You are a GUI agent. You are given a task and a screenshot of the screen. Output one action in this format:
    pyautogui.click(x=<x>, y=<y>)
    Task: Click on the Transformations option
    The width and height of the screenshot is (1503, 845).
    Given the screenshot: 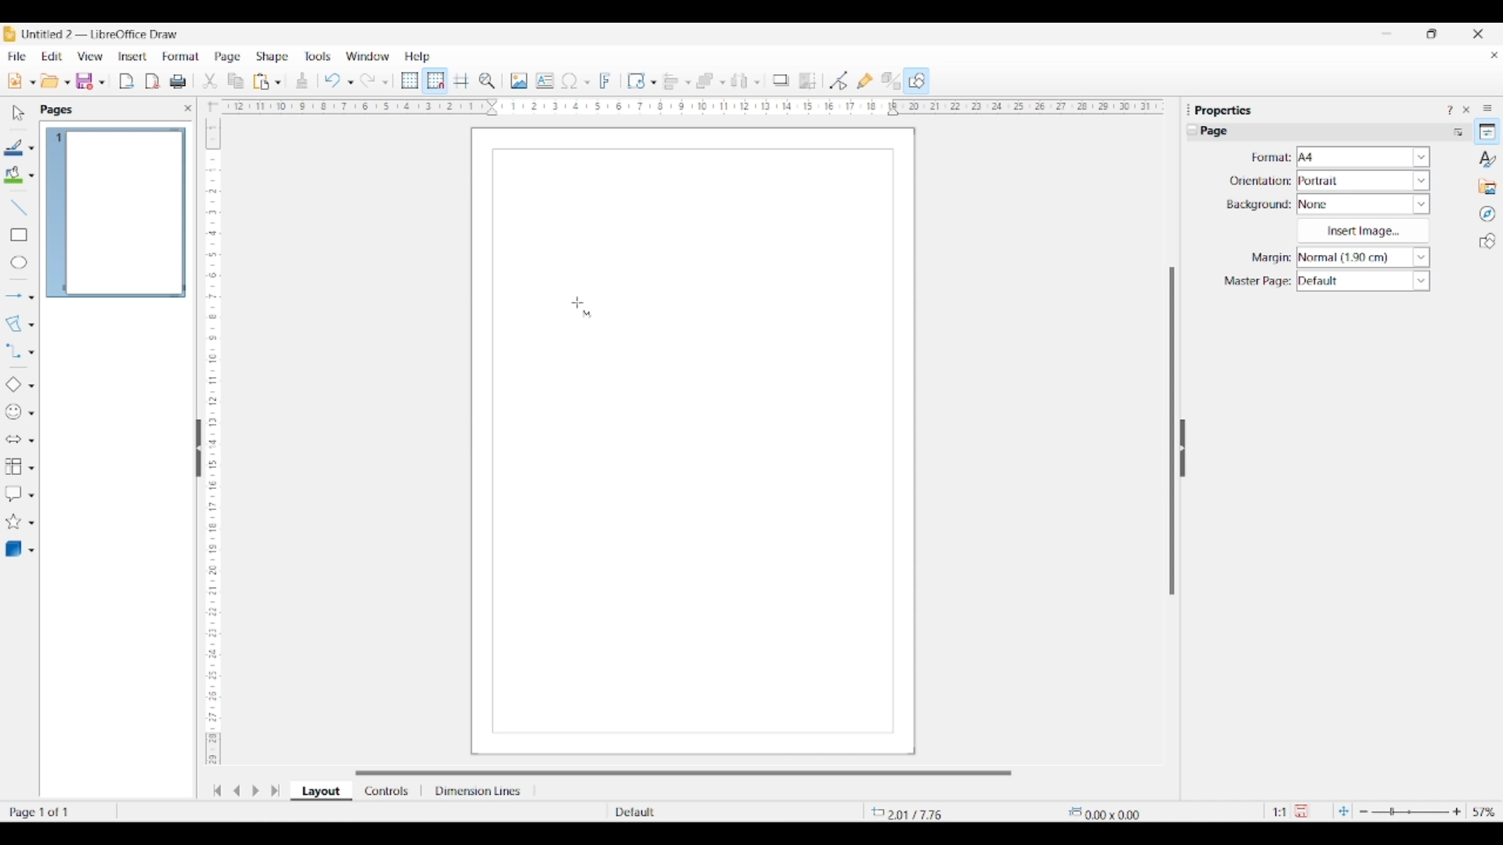 What is the action you would take?
    pyautogui.click(x=653, y=82)
    